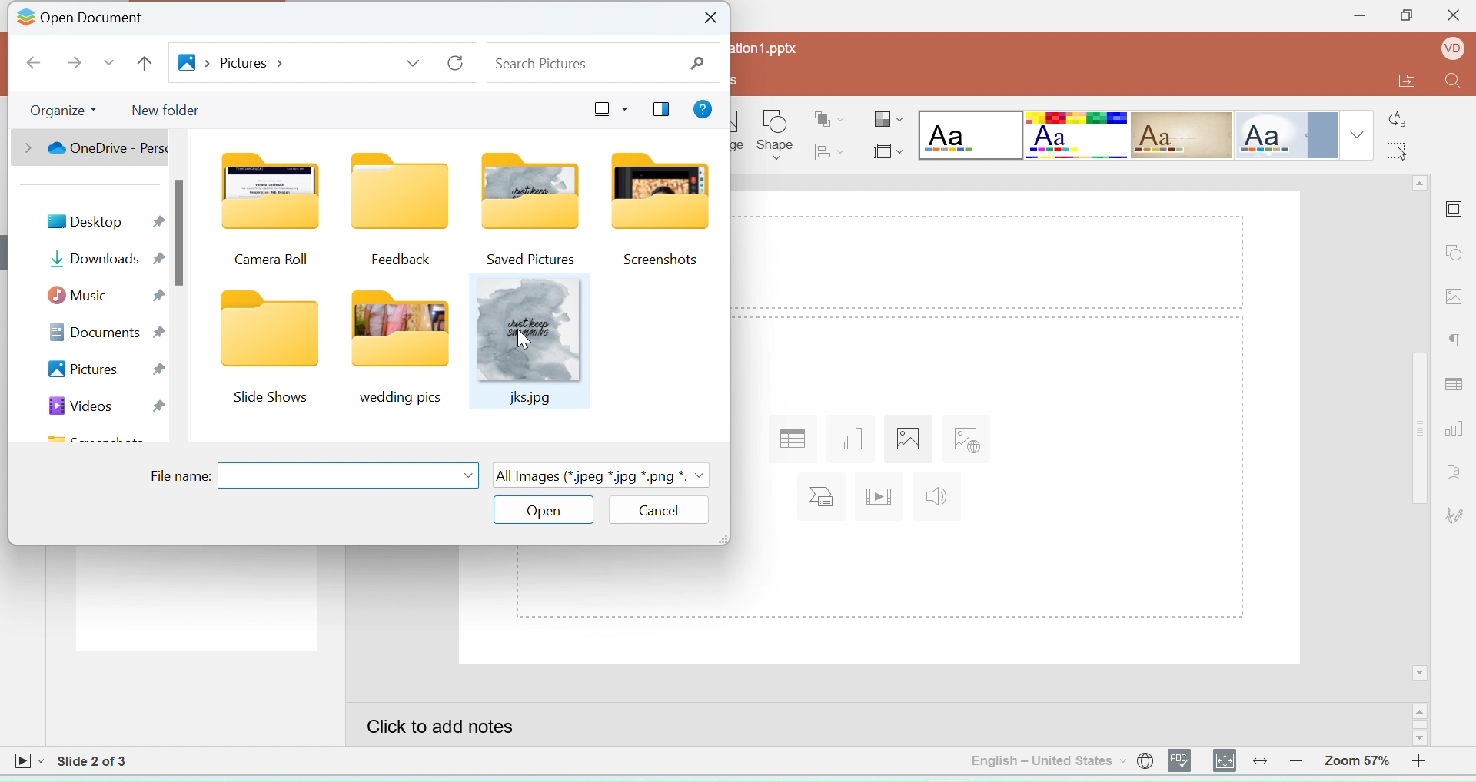  Describe the element at coordinates (602, 478) in the screenshot. I see `file format` at that location.